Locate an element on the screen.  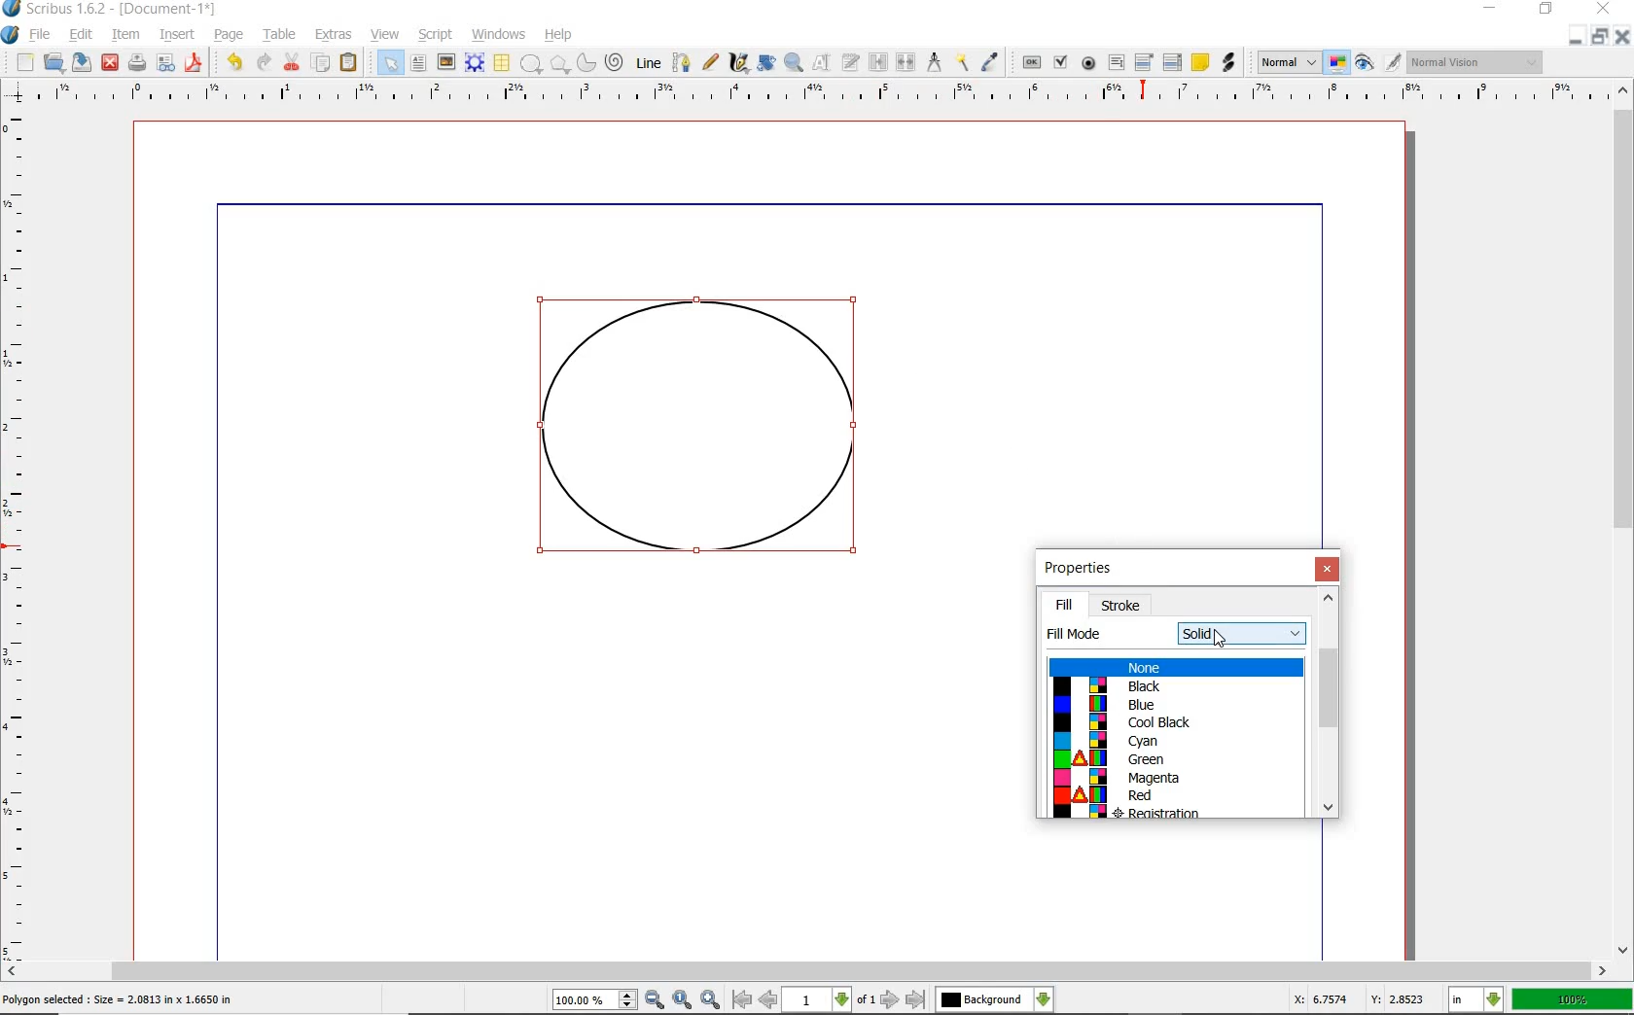
properties is located at coordinates (1097, 569).